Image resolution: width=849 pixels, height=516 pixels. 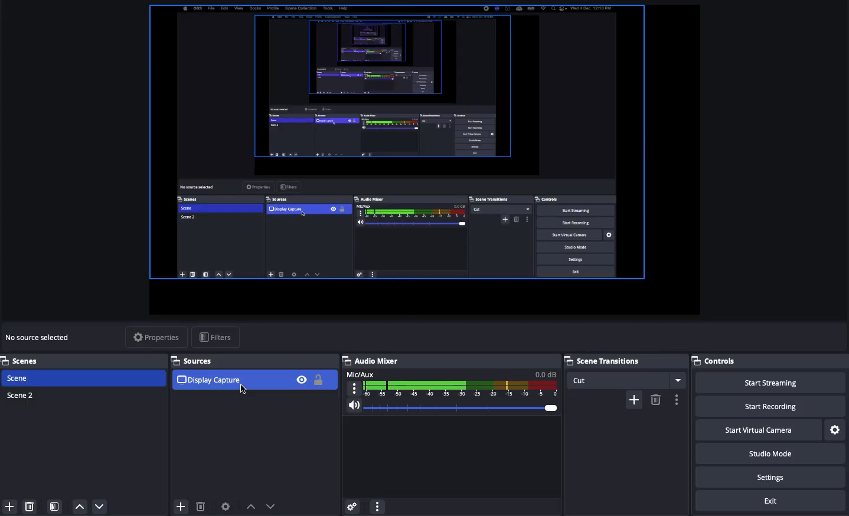 I want to click on add, so click(x=178, y=505).